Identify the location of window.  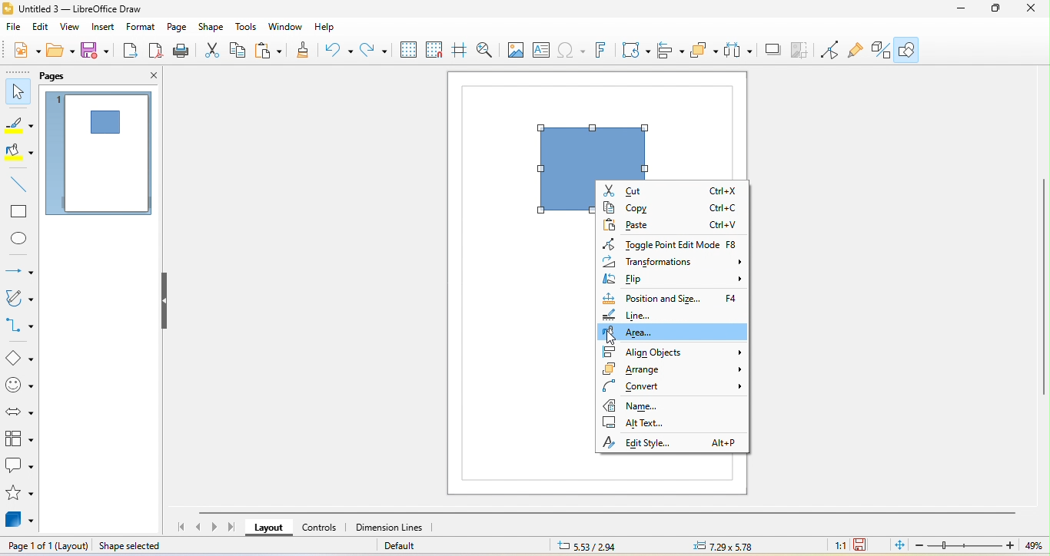
(287, 27).